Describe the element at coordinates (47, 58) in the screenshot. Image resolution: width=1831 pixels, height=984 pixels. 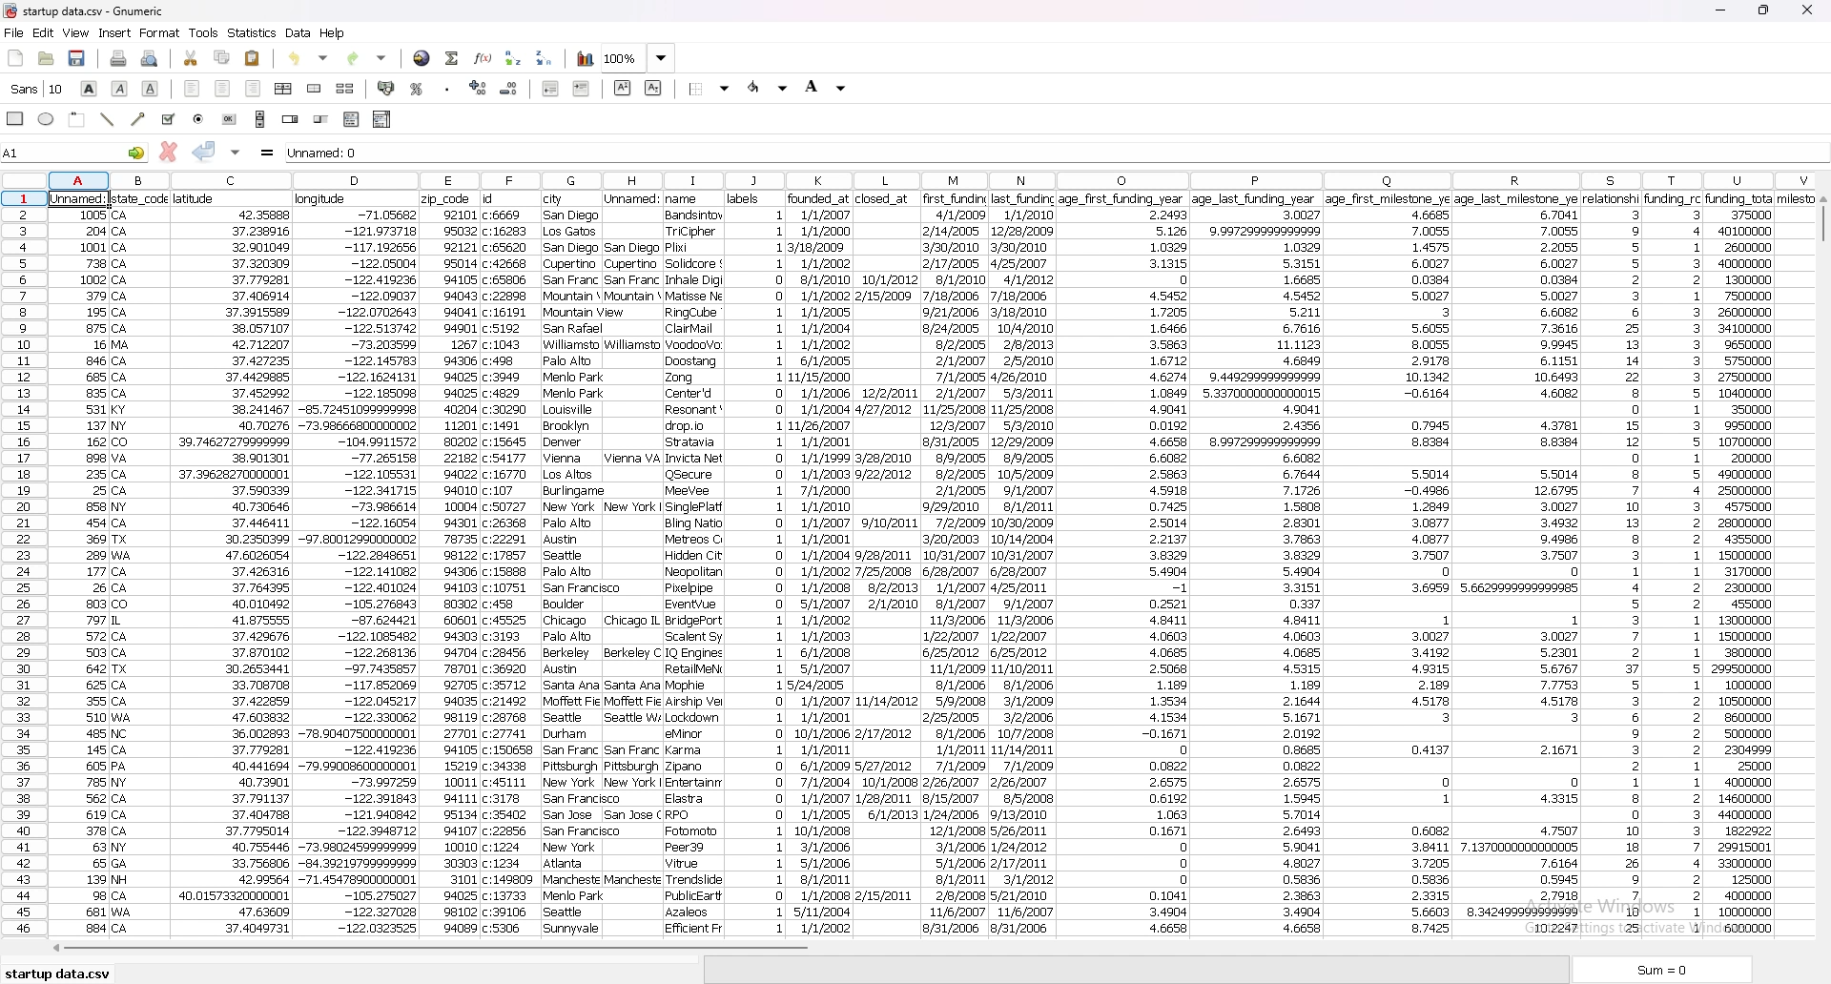
I see `open` at that location.